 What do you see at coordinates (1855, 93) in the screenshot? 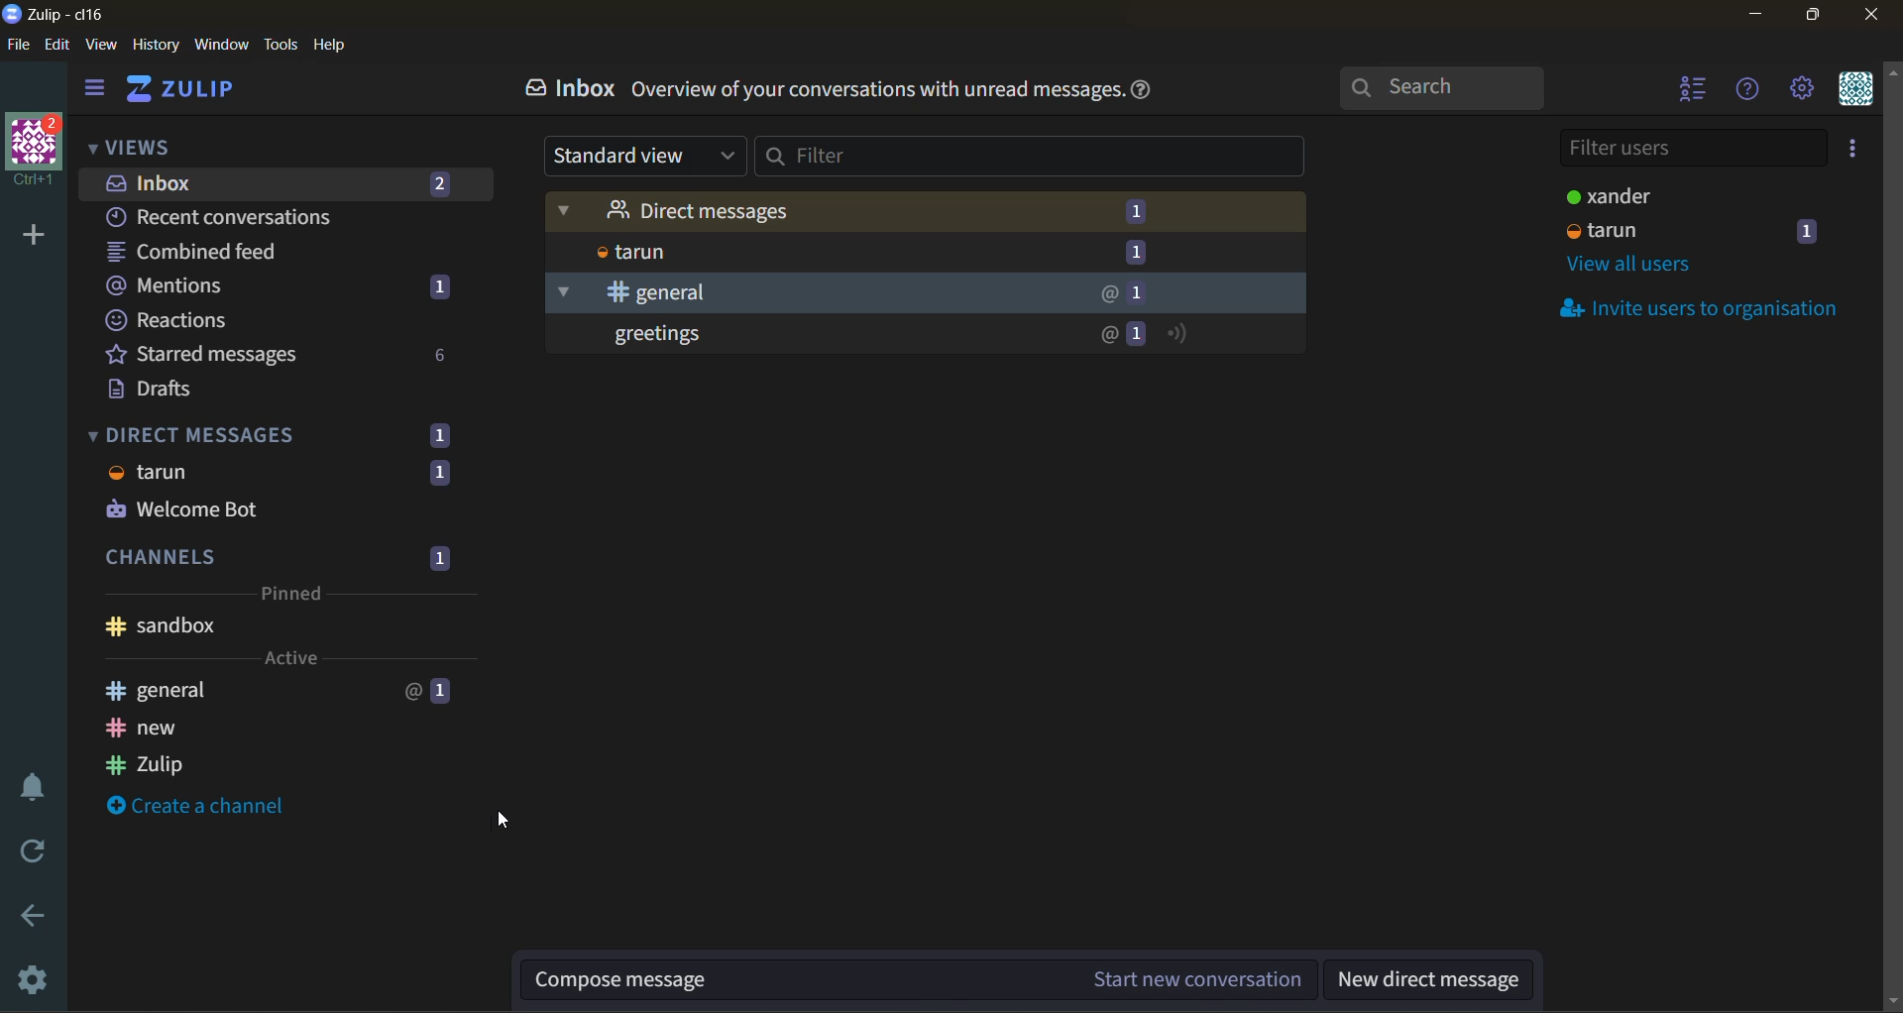
I see `personal menu` at bounding box center [1855, 93].